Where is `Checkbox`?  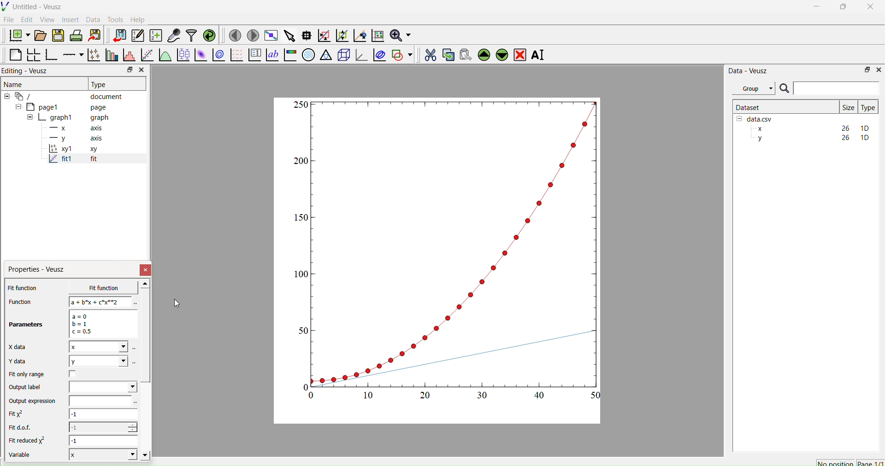
Checkbox is located at coordinates (75, 374).